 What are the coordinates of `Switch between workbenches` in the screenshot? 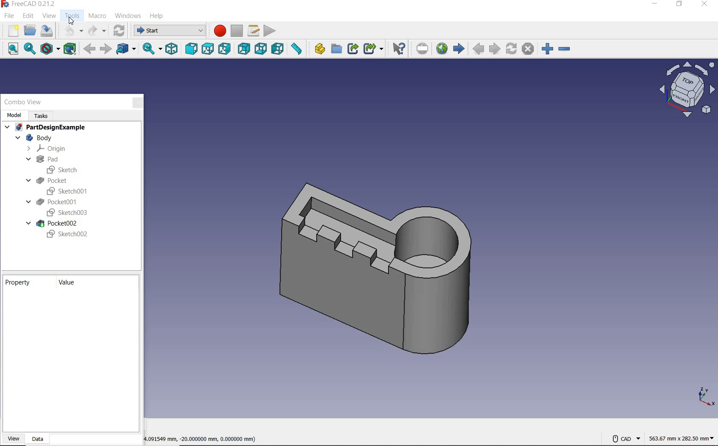 It's located at (168, 31).